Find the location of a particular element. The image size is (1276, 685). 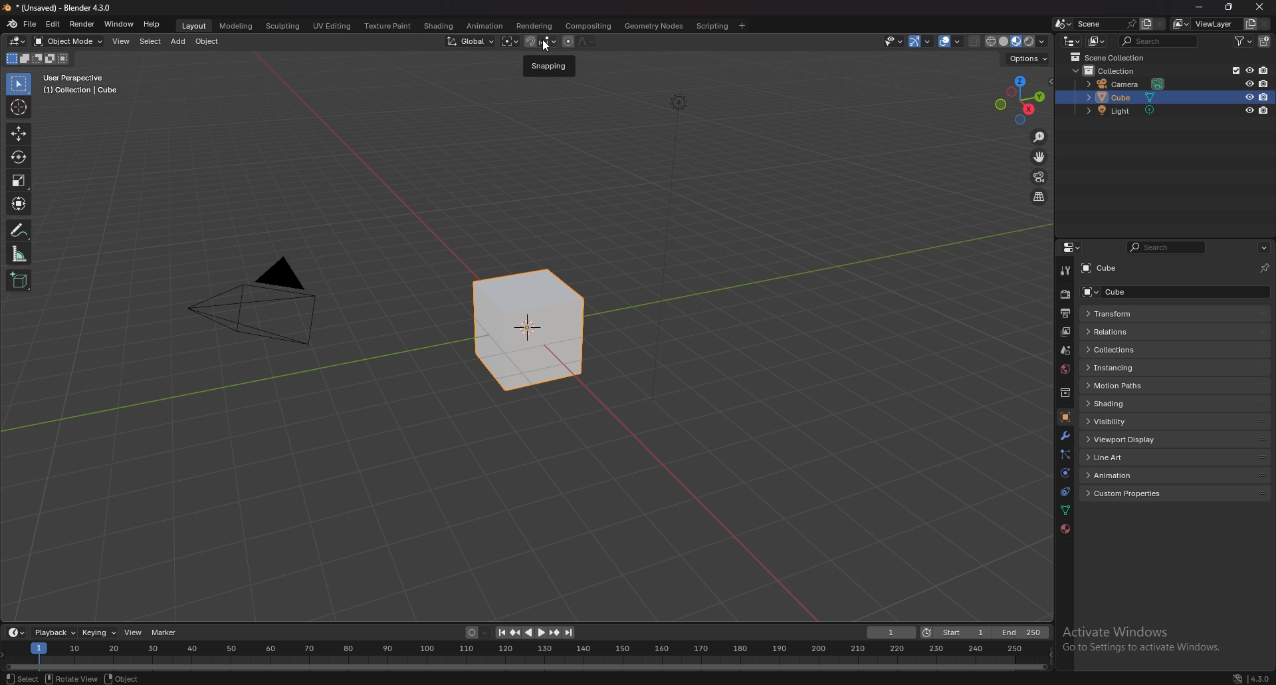

shading is located at coordinates (1130, 403).